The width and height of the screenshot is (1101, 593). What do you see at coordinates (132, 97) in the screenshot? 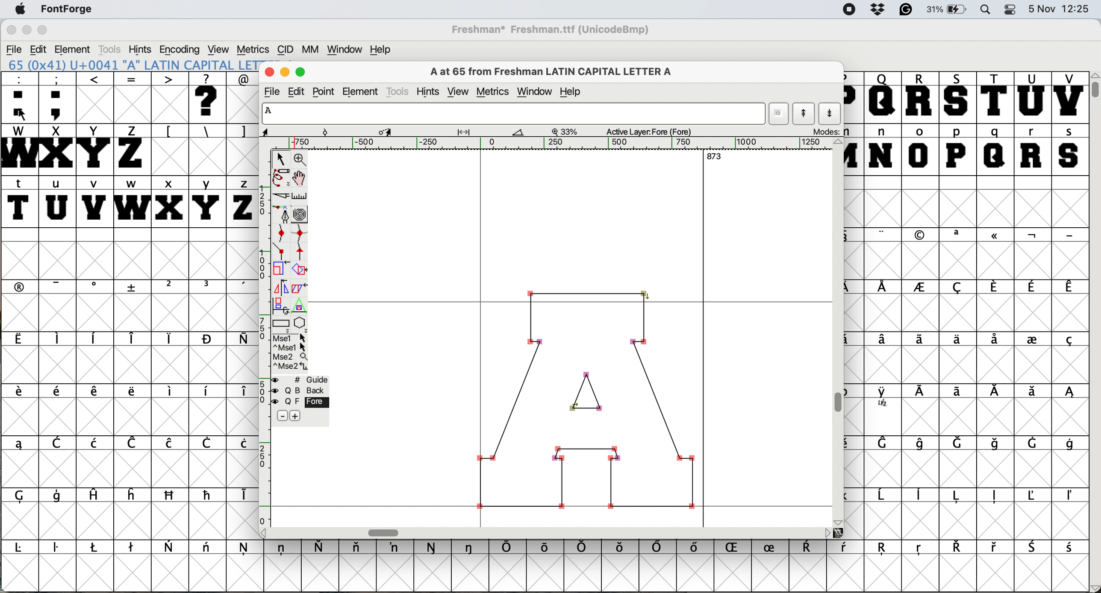
I see `=` at bounding box center [132, 97].